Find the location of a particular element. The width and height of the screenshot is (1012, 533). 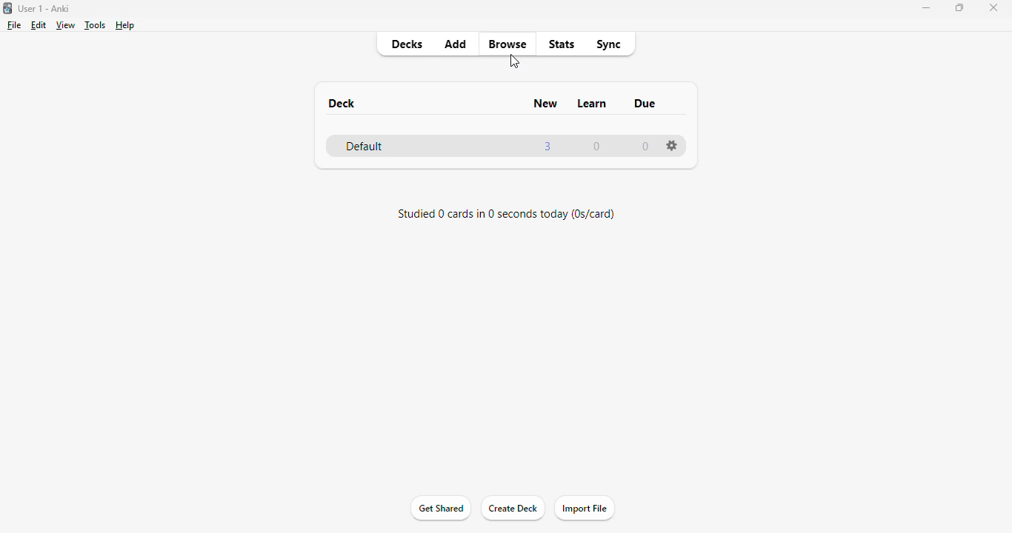

due is located at coordinates (646, 104).